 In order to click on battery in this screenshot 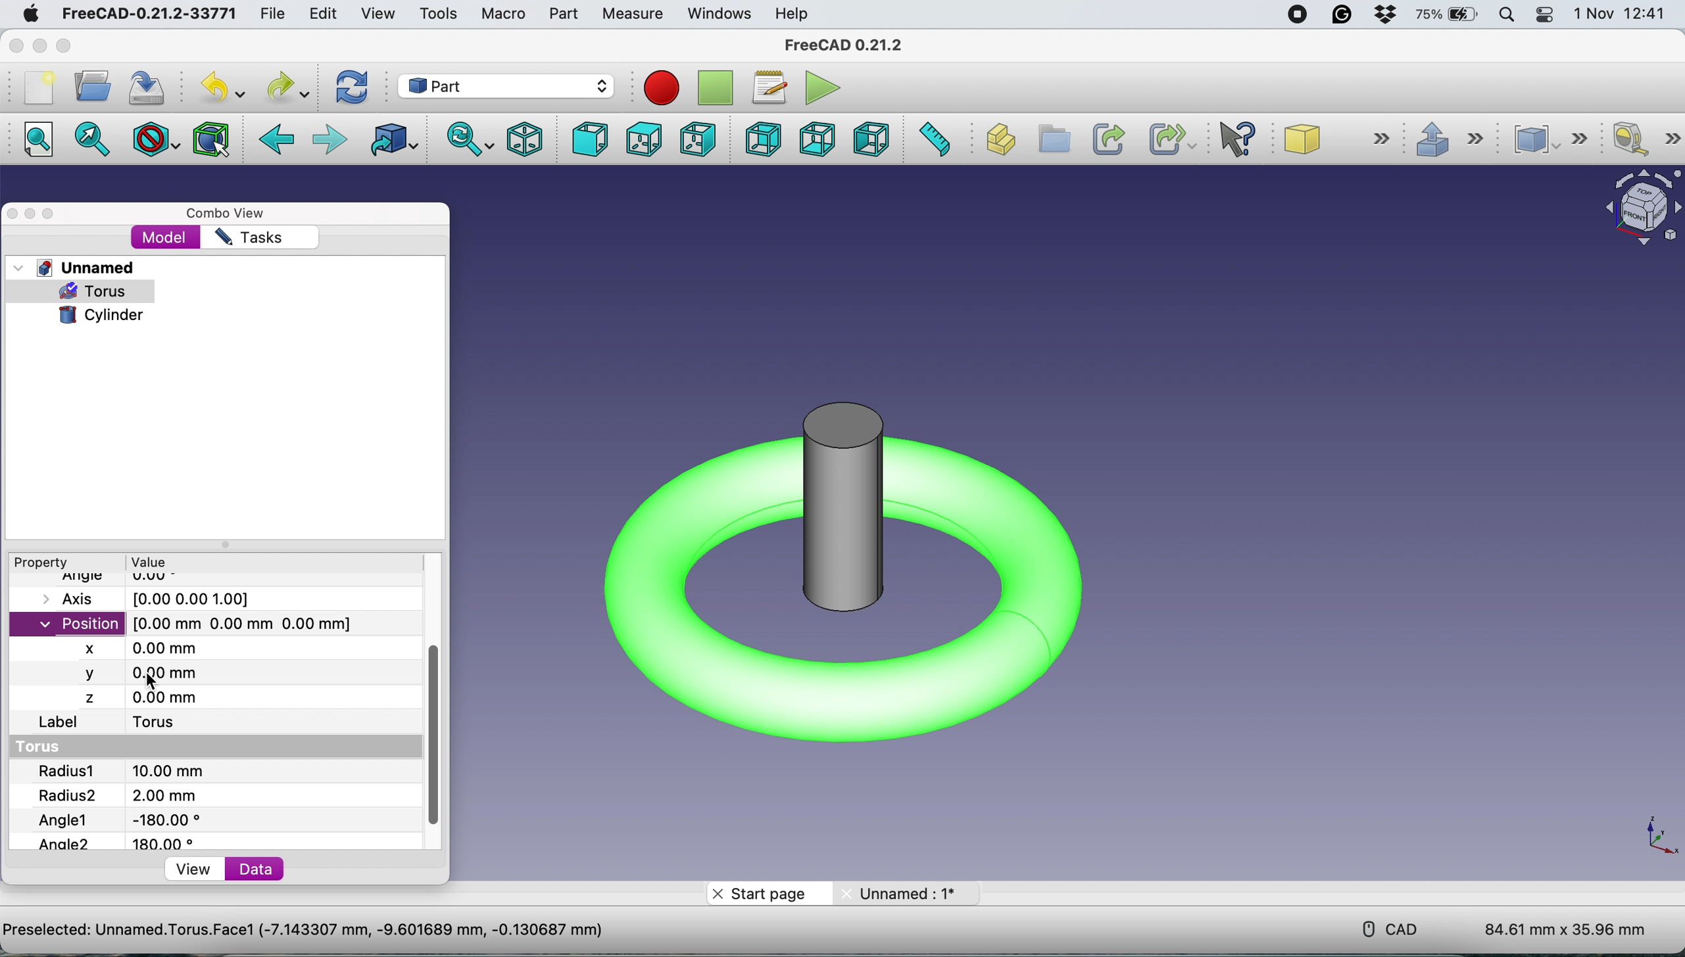, I will do `click(1448, 14)`.